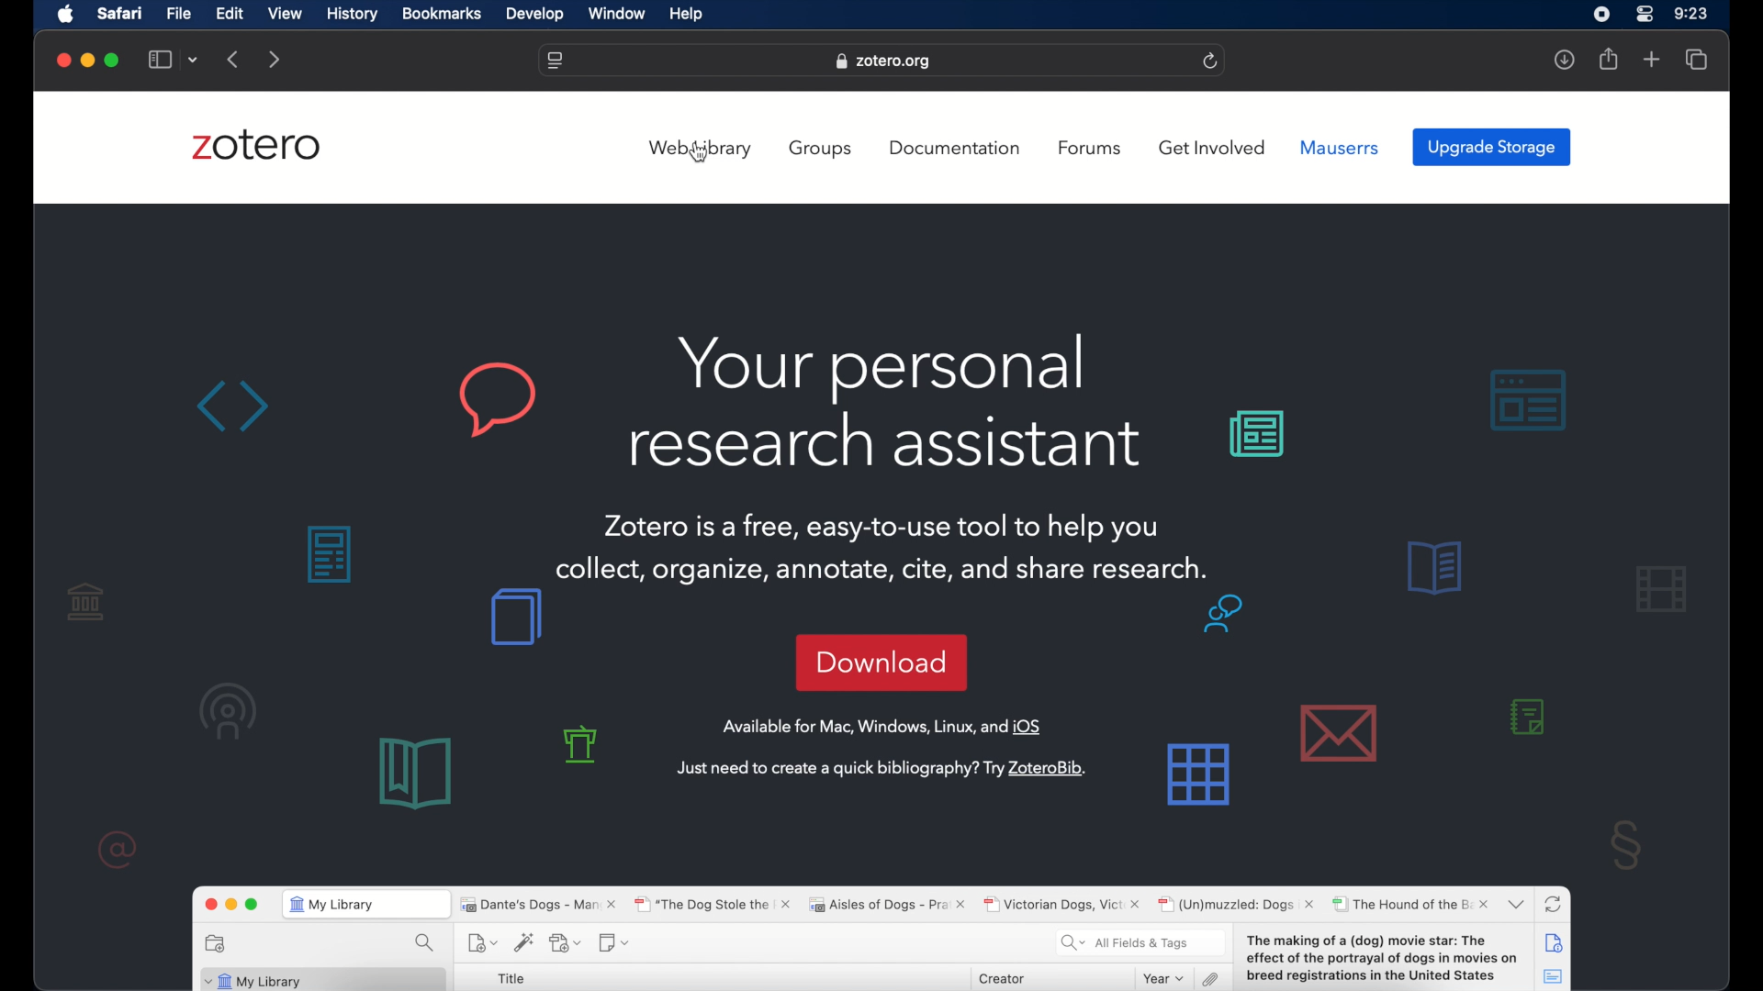 The height and width of the screenshot is (991, 1763). What do you see at coordinates (1610, 59) in the screenshot?
I see `share` at bounding box center [1610, 59].